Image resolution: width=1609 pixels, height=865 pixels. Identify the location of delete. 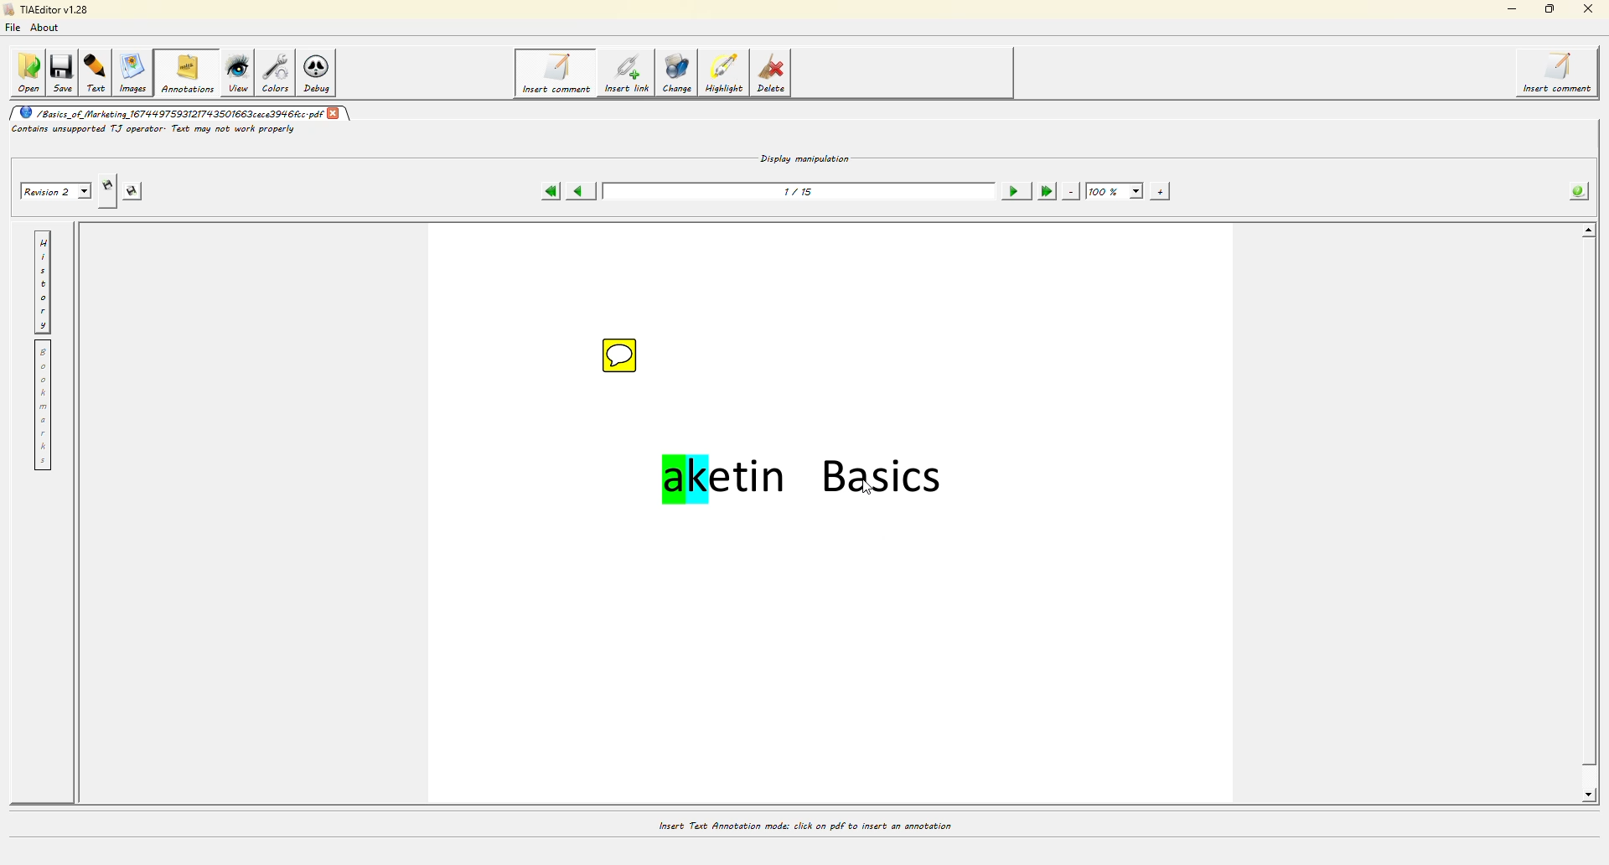
(775, 76).